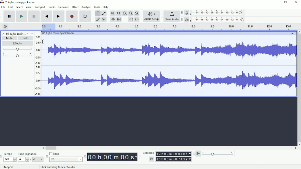 The image size is (301, 169). What do you see at coordinates (17, 55) in the screenshot?
I see `Pan` at bounding box center [17, 55].